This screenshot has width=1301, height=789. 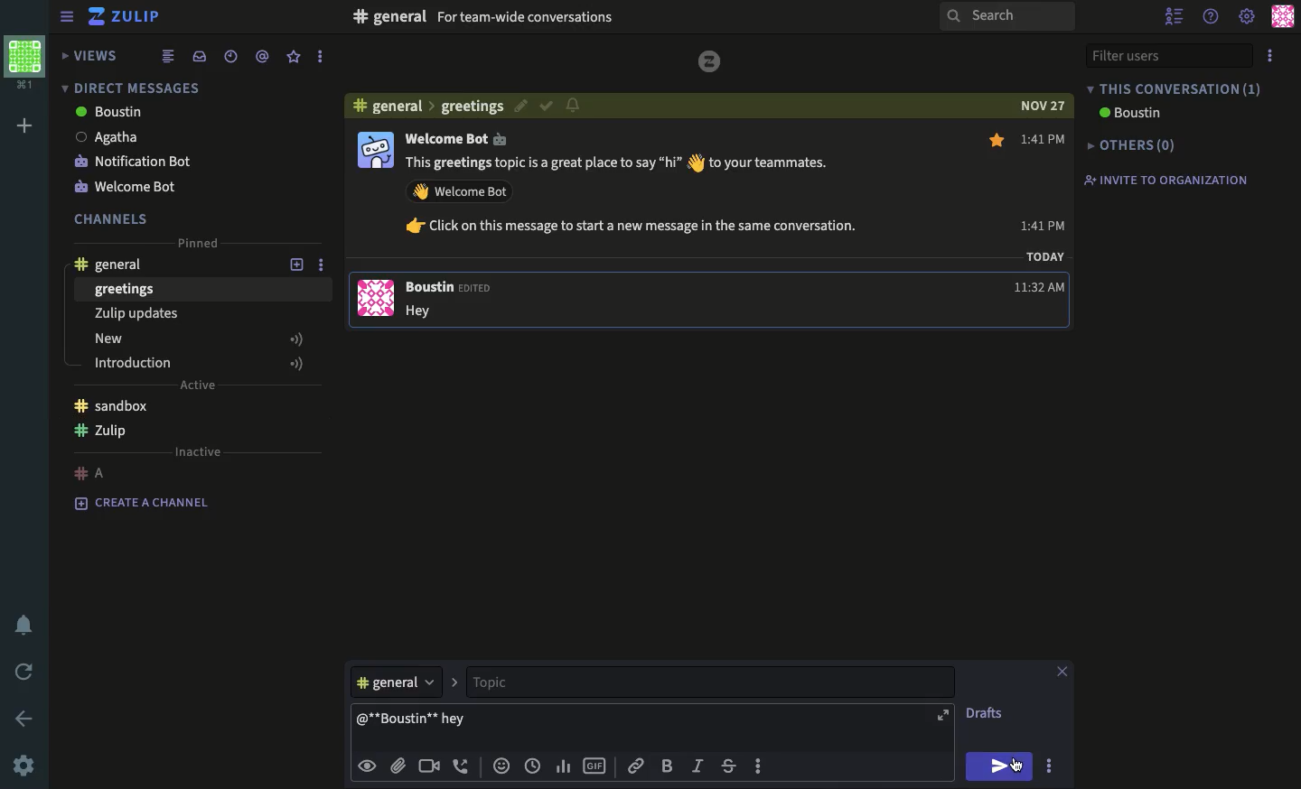 What do you see at coordinates (697, 766) in the screenshot?
I see `italics` at bounding box center [697, 766].